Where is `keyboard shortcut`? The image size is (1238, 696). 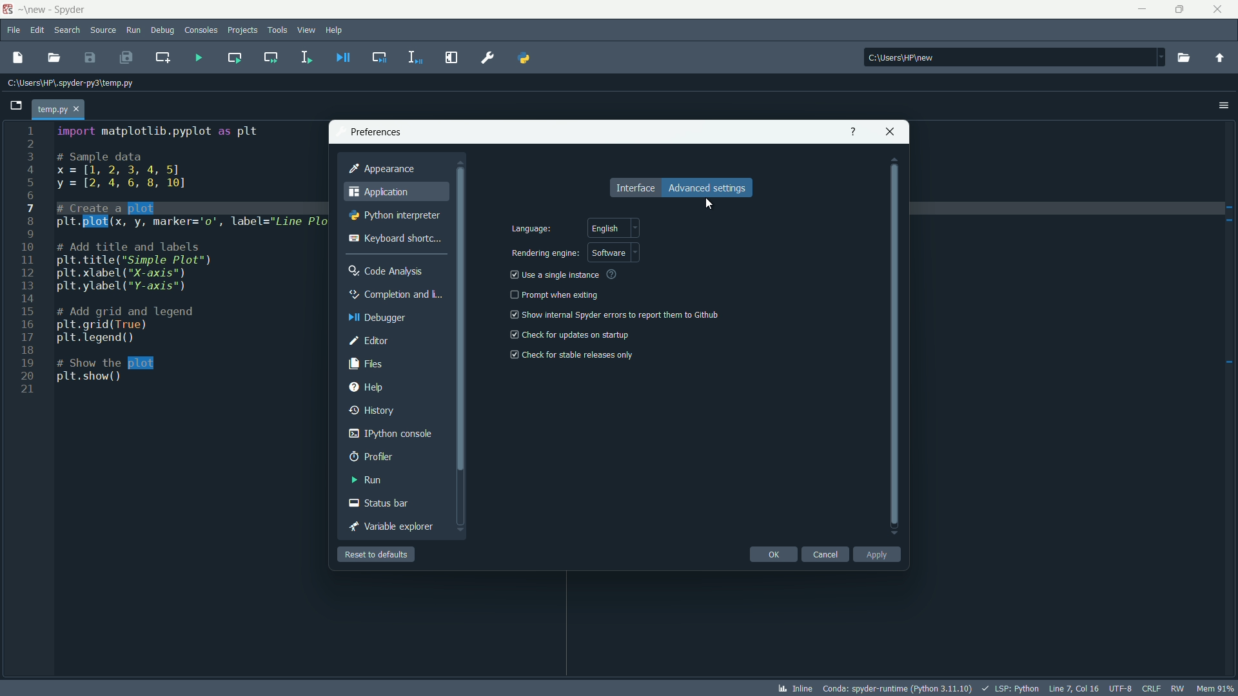 keyboard shortcut is located at coordinates (393, 237).